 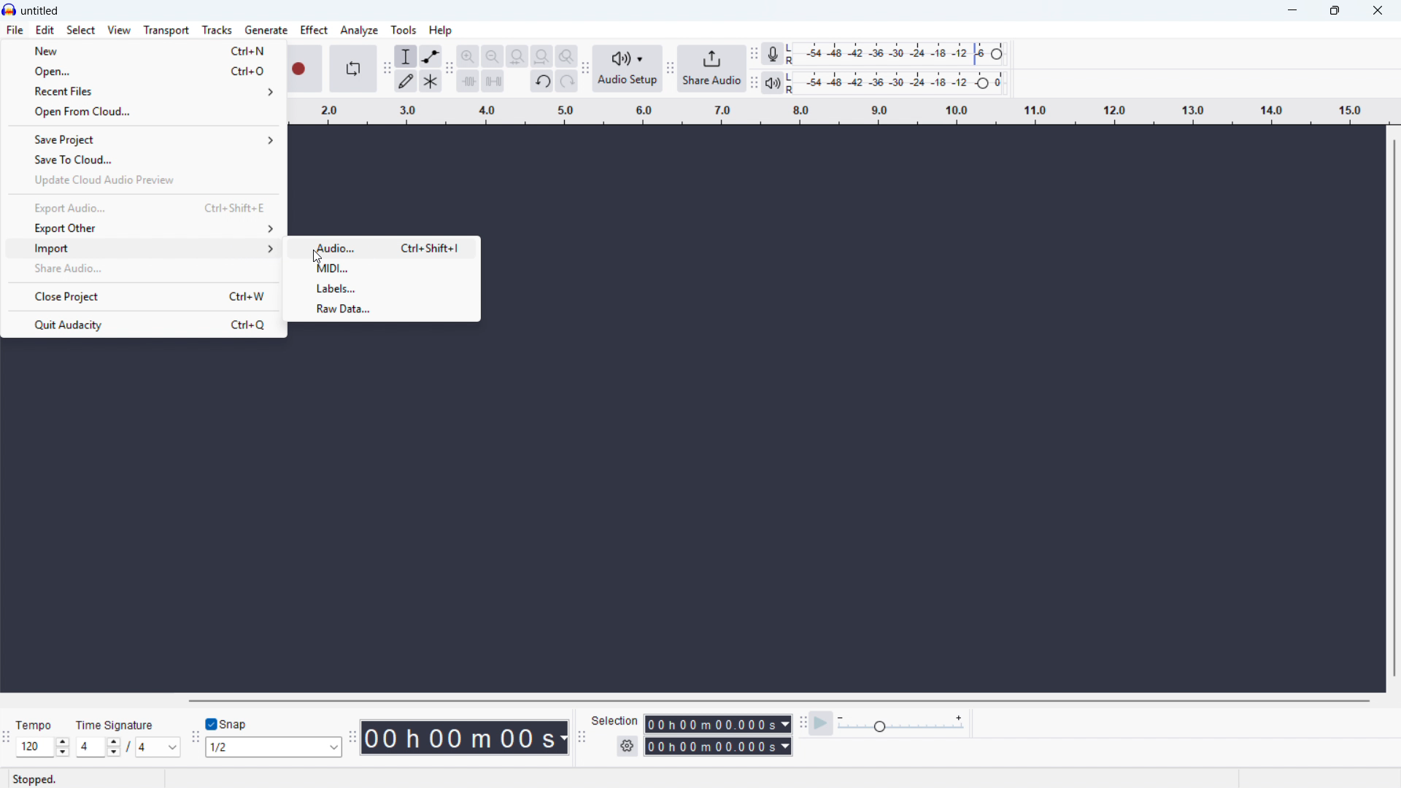 I want to click on Share audio toolbar , so click(x=669, y=70).